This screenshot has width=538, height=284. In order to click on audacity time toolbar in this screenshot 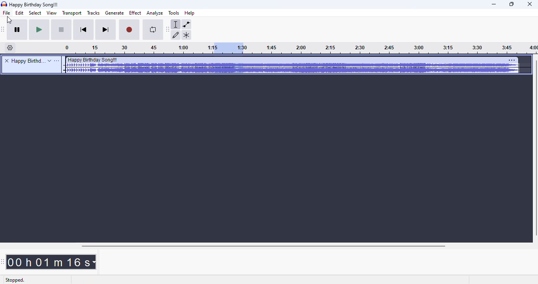, I will do `click(3, 262)`.